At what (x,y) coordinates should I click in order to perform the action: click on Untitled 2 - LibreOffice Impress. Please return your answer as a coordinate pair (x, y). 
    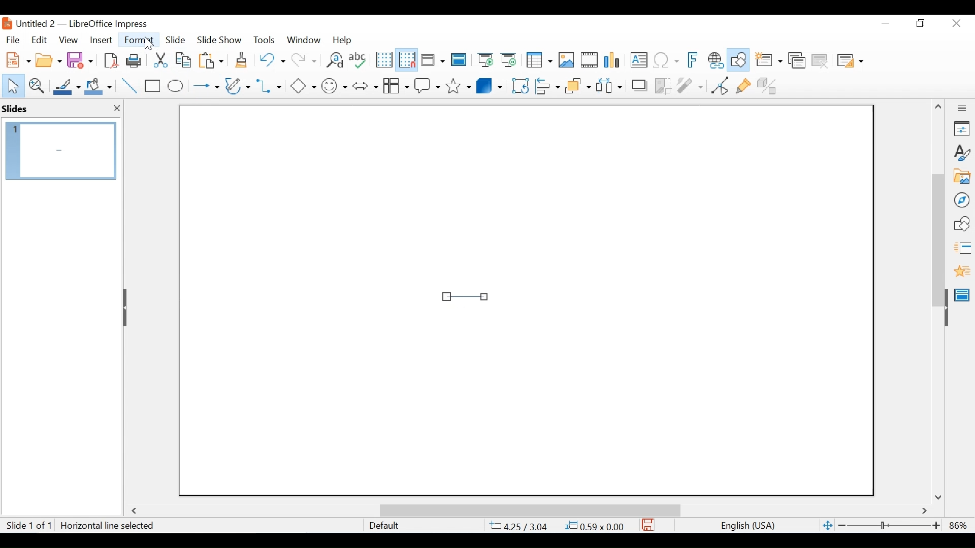
    Looking at the image, I should click on (92, 23).